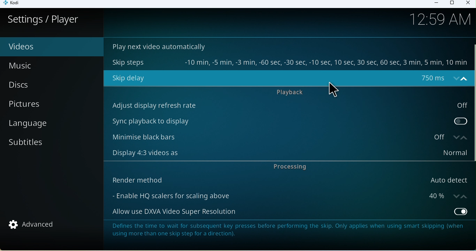  Describe the element at coordinates (289, 62) in the screenshot. I see `Skip steps` at that location.